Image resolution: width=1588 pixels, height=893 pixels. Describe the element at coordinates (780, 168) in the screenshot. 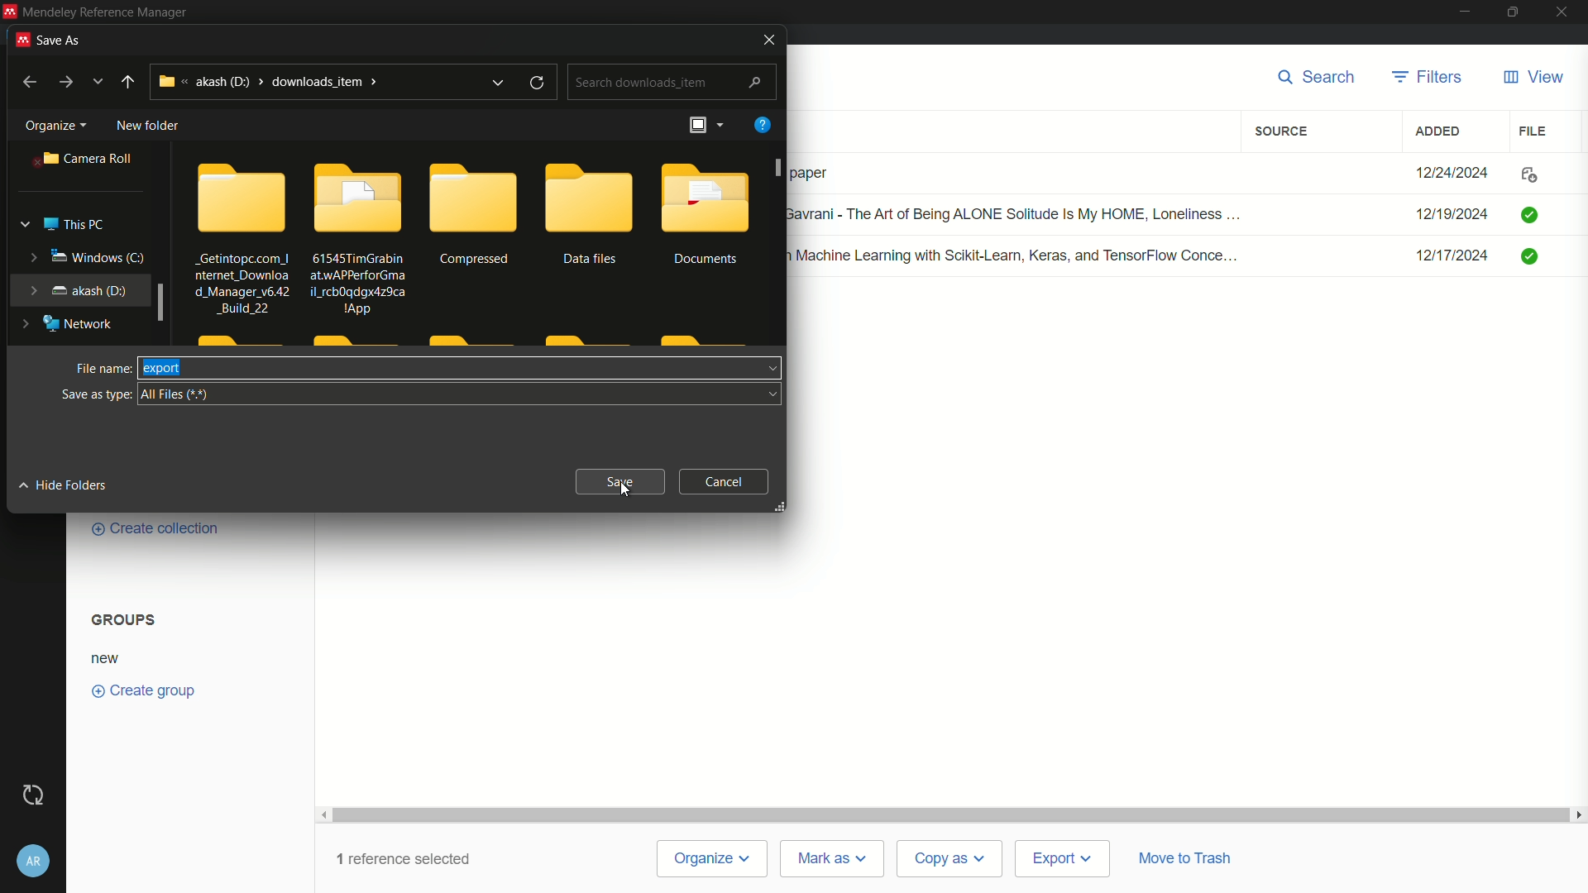

I see `scroll bar` at that location.